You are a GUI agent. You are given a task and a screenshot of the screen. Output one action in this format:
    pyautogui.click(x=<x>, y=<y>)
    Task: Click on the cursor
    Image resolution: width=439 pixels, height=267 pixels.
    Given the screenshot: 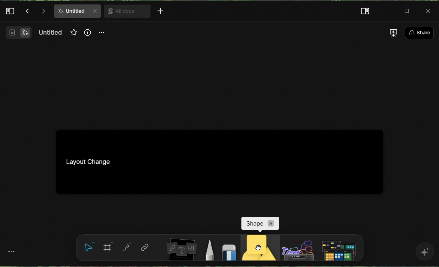 What is the action you would take?
    pyautogui.click(x=258, y=247)
    